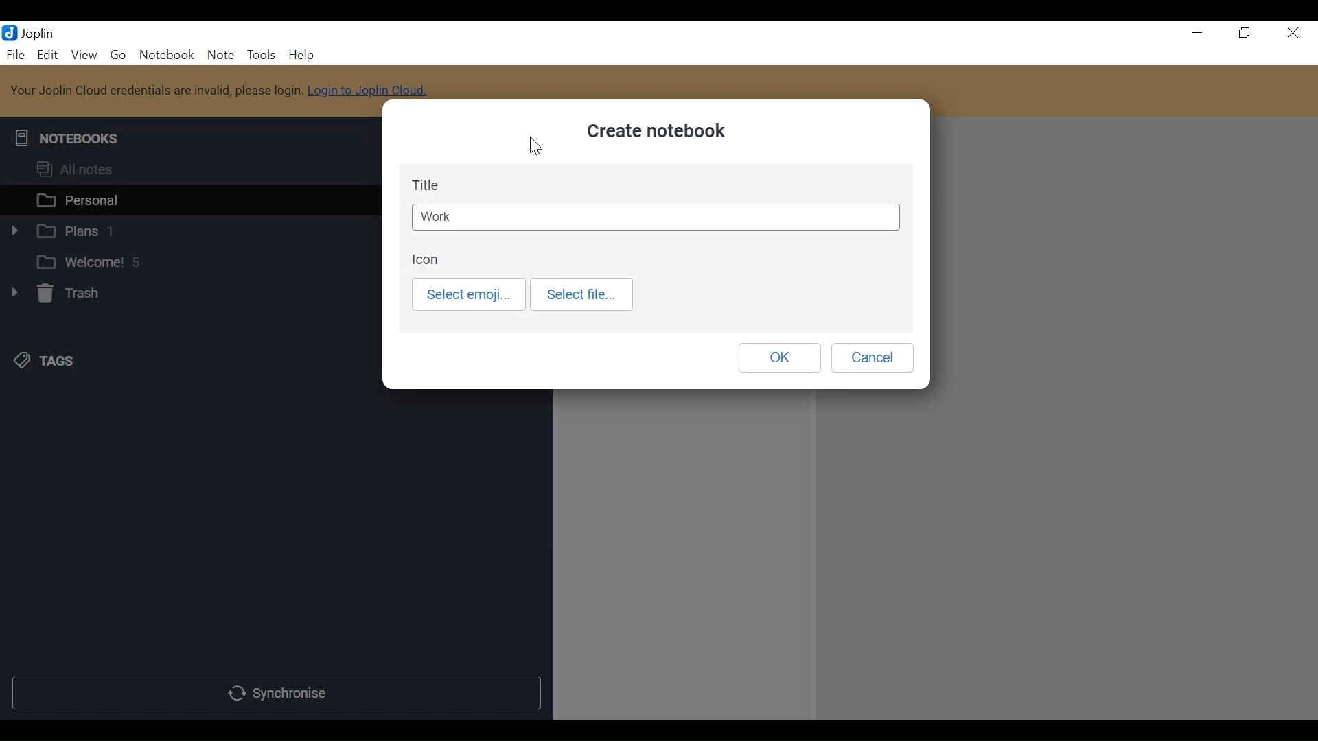 This screenshot has height=741, width=1318. What do you see at coordinates (10, 34) in the screenshot?
I see `Joplin Desktop Icon` at bounding box center [10, 34].